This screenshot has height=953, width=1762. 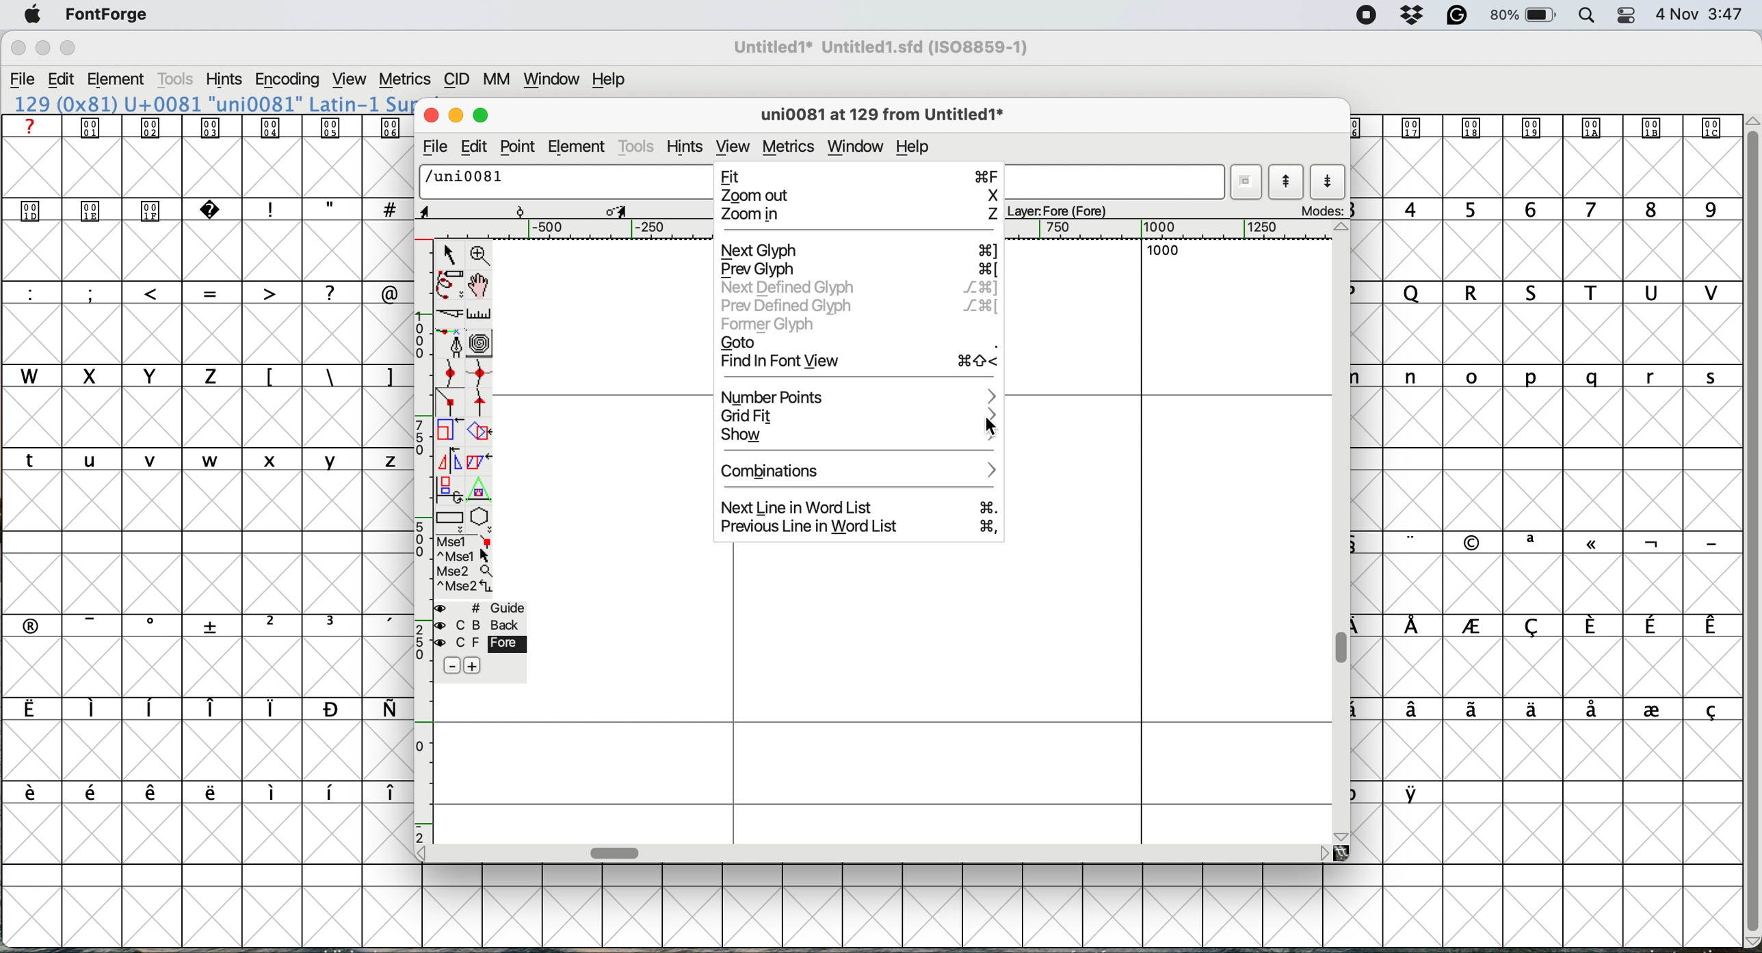 What do you see at coordinates (1587, 16) in the screenshot?
I see `Spotlight Search` at bounding box center [1587, 16].